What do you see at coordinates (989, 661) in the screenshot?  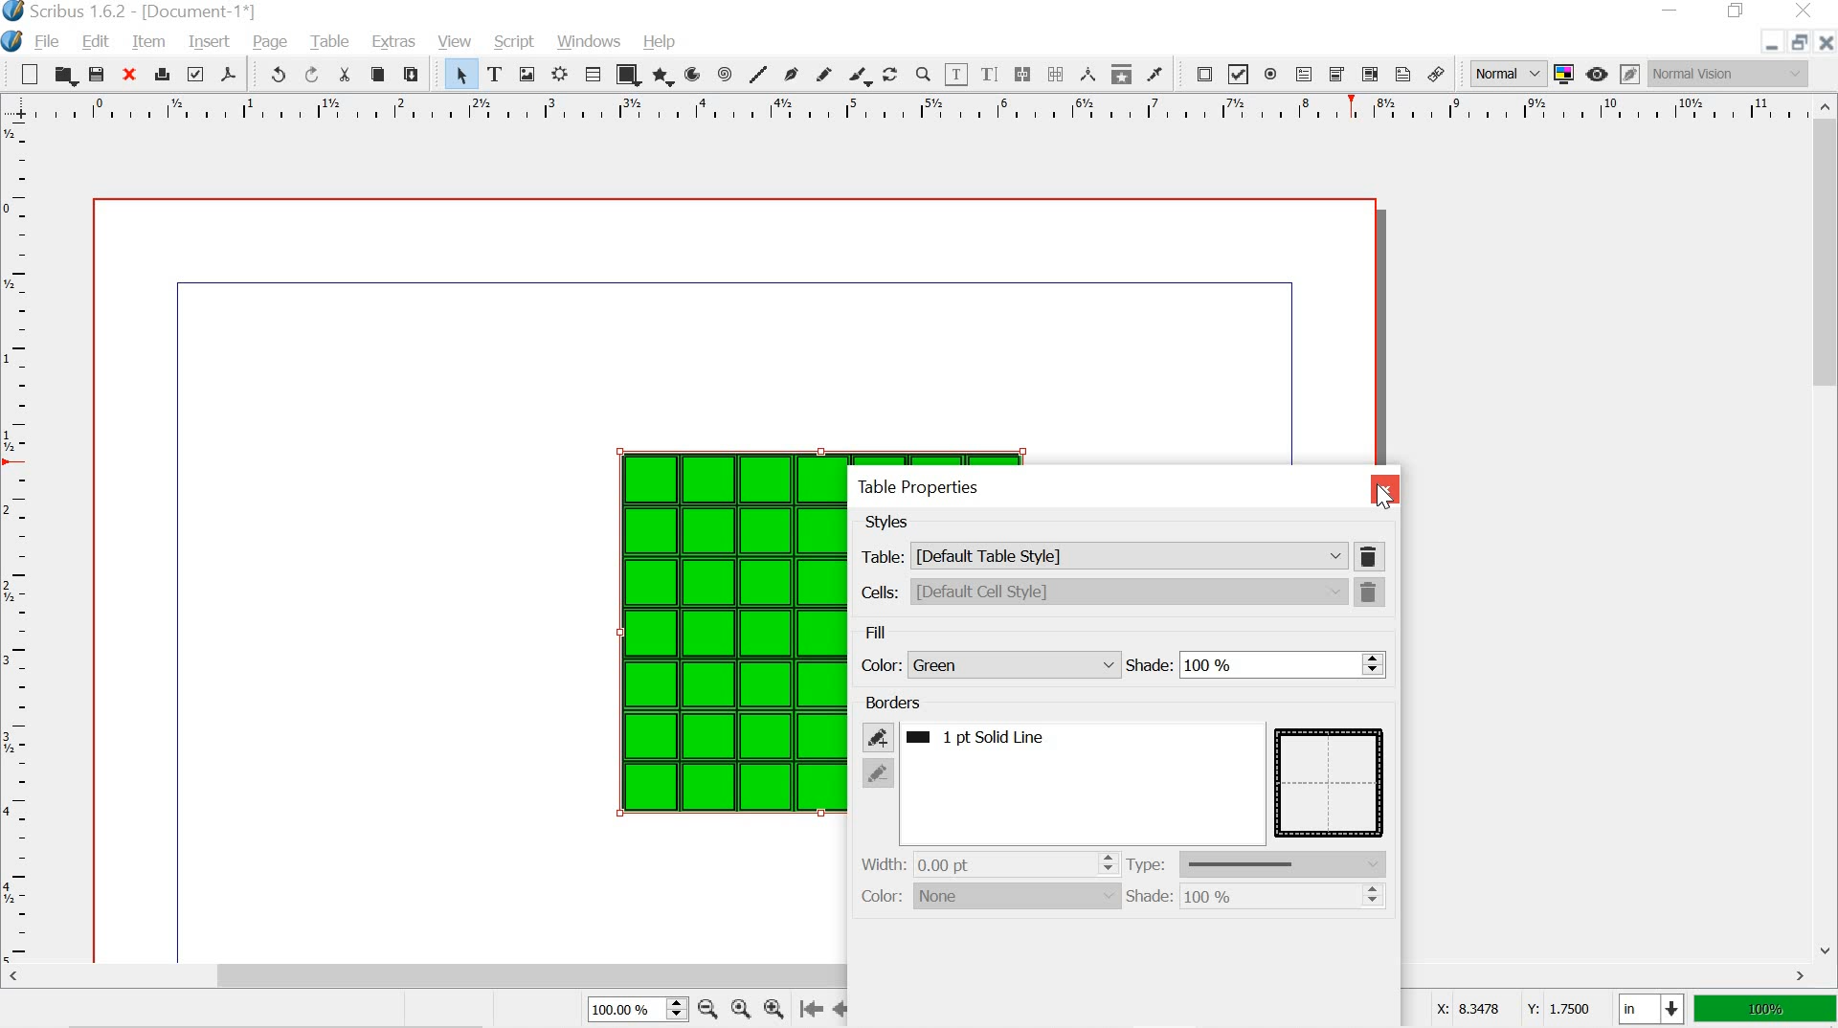 I see `color: None` at bounding box center [989, 661].